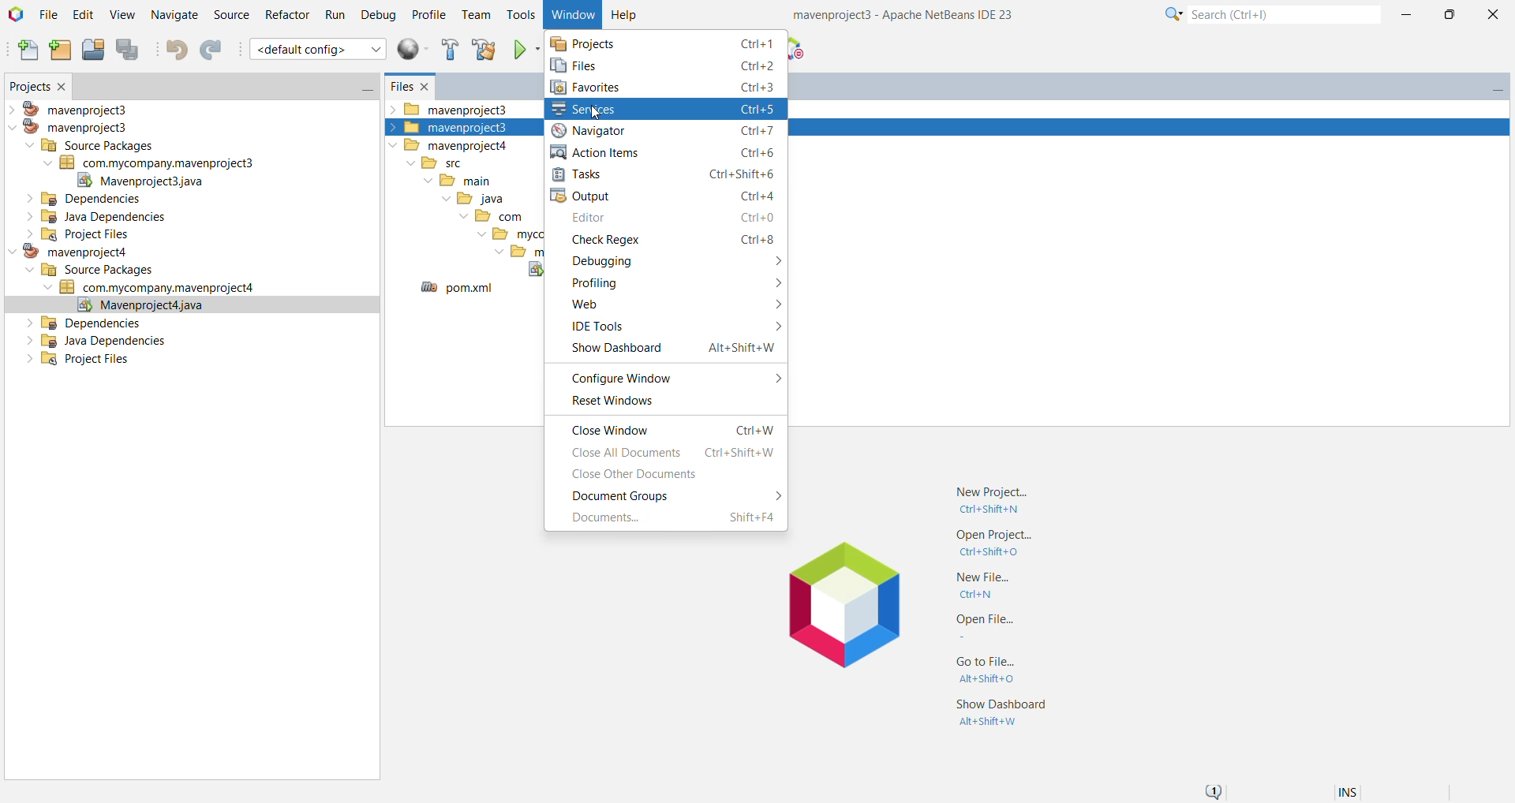  What do you see at coordinates (84, 199) in the screenshot?
I see `Dependencies` at bounding box center [84, 199].